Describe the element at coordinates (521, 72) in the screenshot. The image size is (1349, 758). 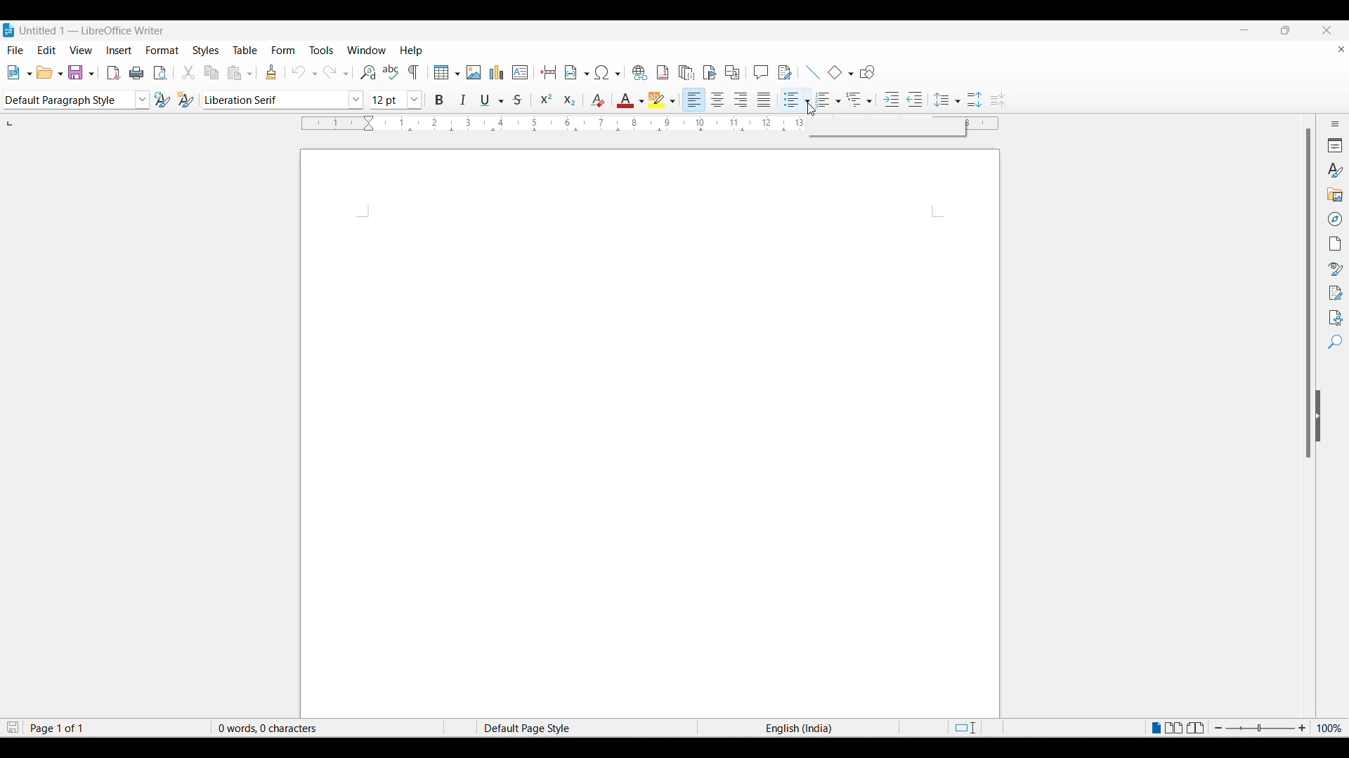
I see `insert text box` at that location.